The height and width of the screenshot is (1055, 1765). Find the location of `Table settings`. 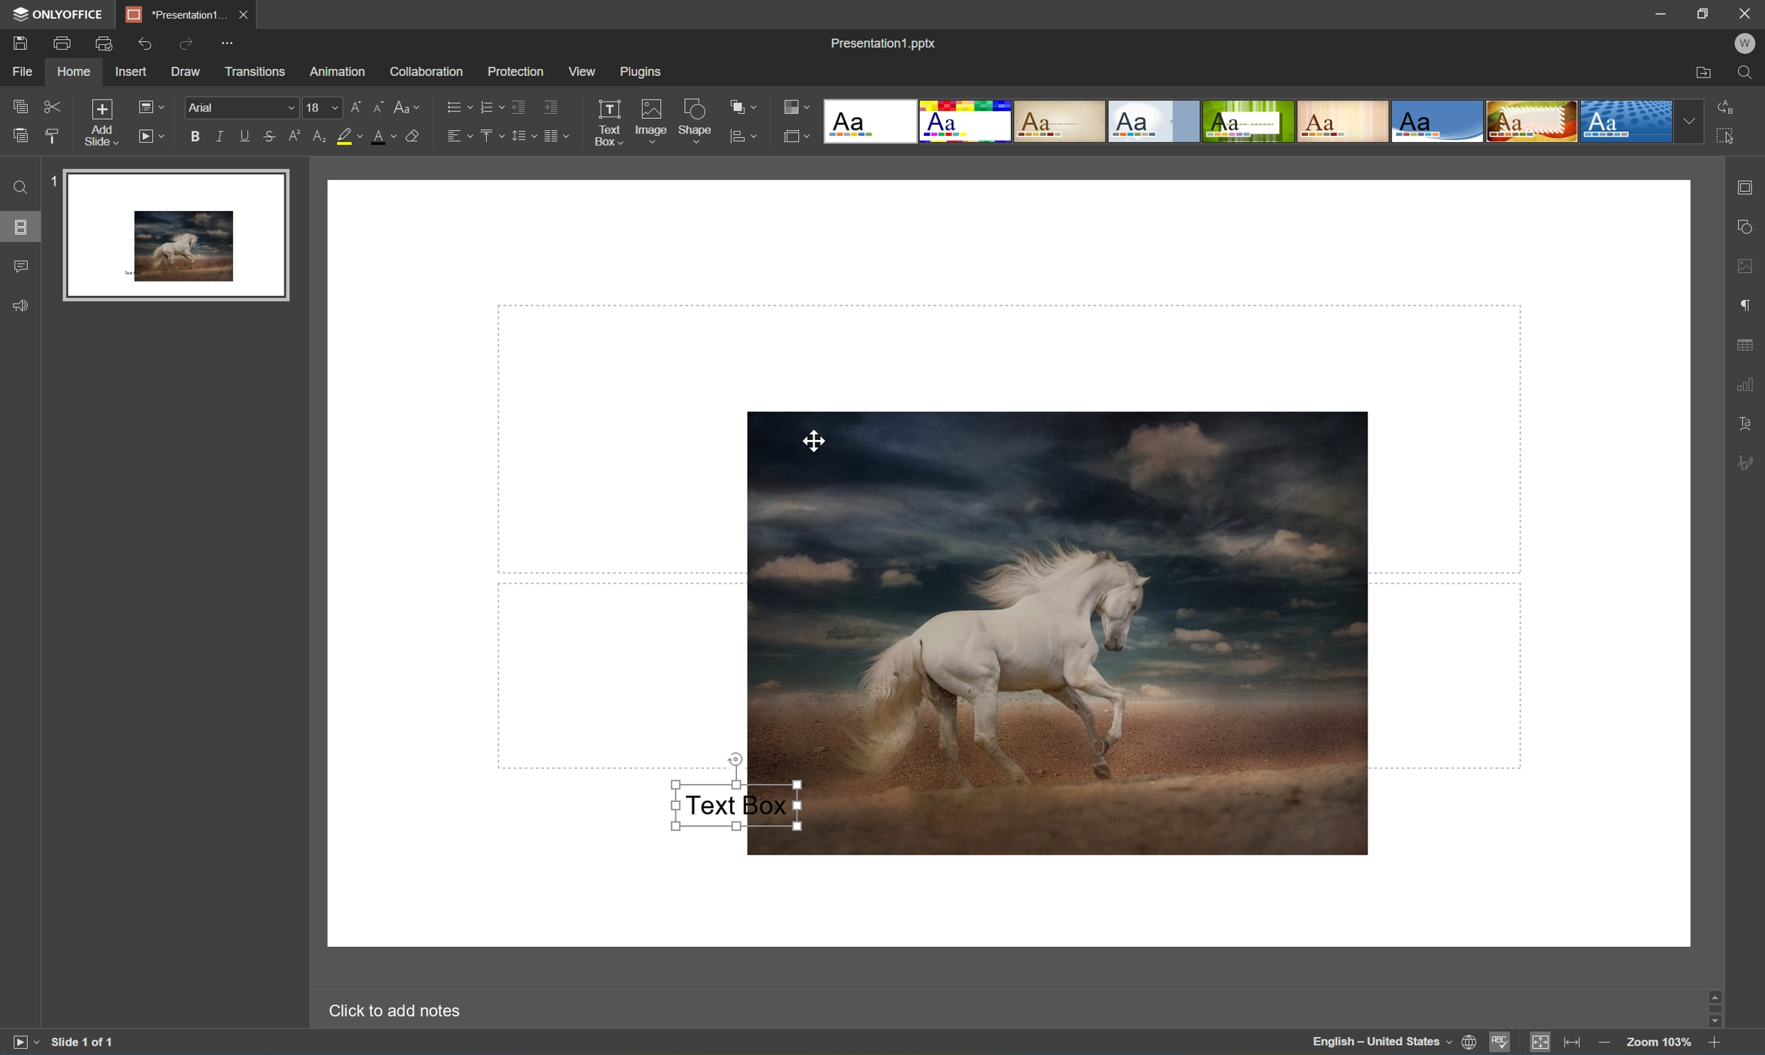

Table settings is located at coordinates (1749, 348).